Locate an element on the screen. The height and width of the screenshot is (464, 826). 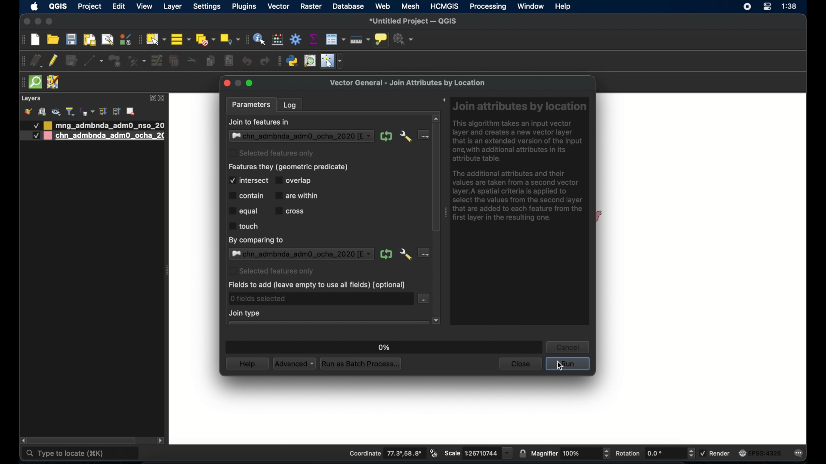
help is located at coordinates (247, 363).